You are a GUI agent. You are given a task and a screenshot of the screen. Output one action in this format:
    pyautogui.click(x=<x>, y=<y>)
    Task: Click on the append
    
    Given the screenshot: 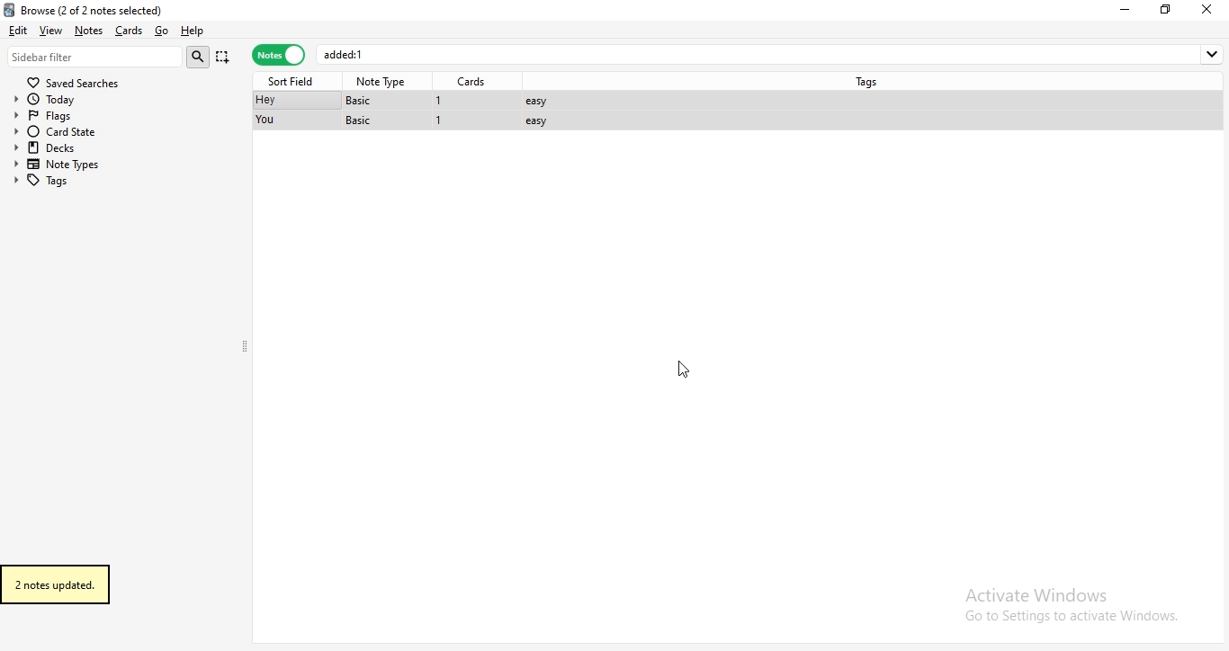 What is the action you would take?
    pyautogui.click(x=224, y=58)
    